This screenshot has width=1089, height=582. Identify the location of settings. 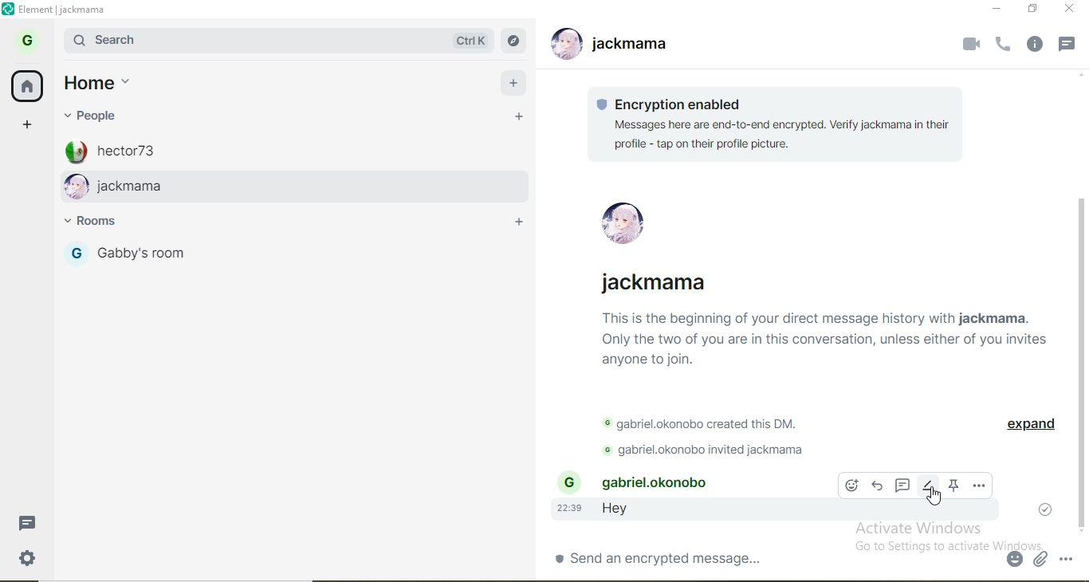
(25, 556).